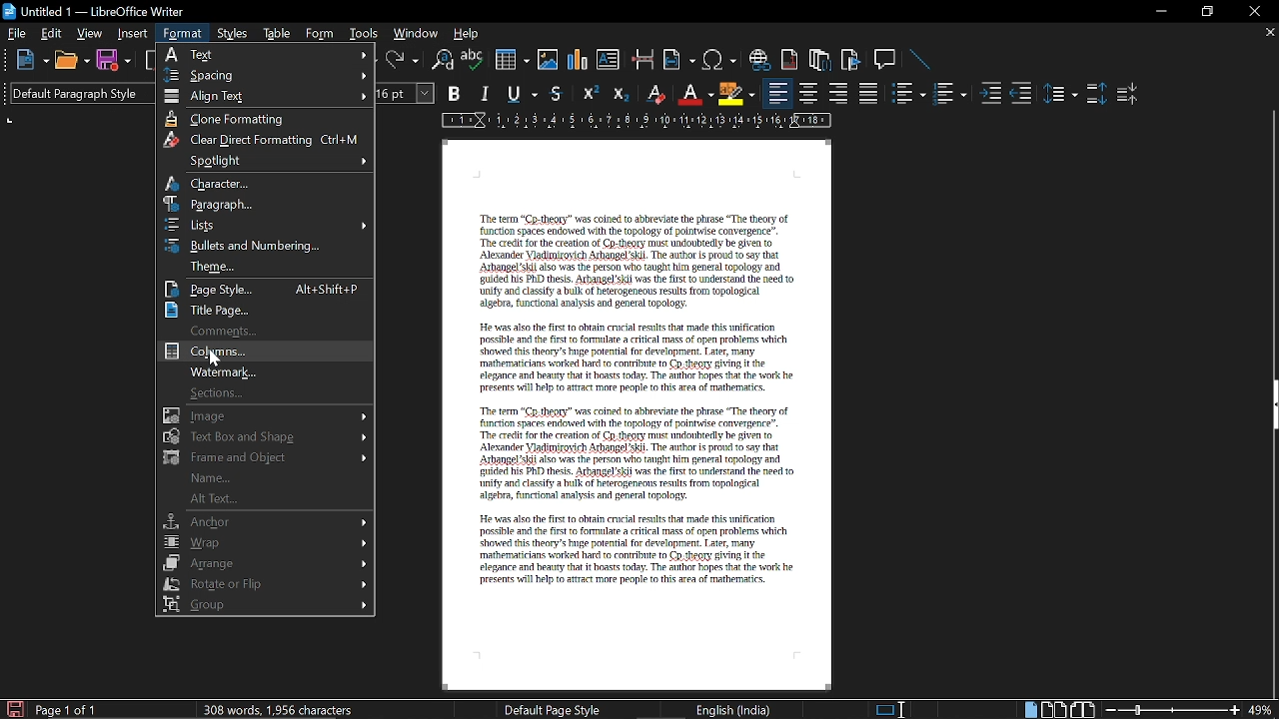 This screenshot has height=719, width=1279. What do you see at coordinates (887, 60) in the screenshot?
I see `Insert comment` at bounding box center [887, 60].